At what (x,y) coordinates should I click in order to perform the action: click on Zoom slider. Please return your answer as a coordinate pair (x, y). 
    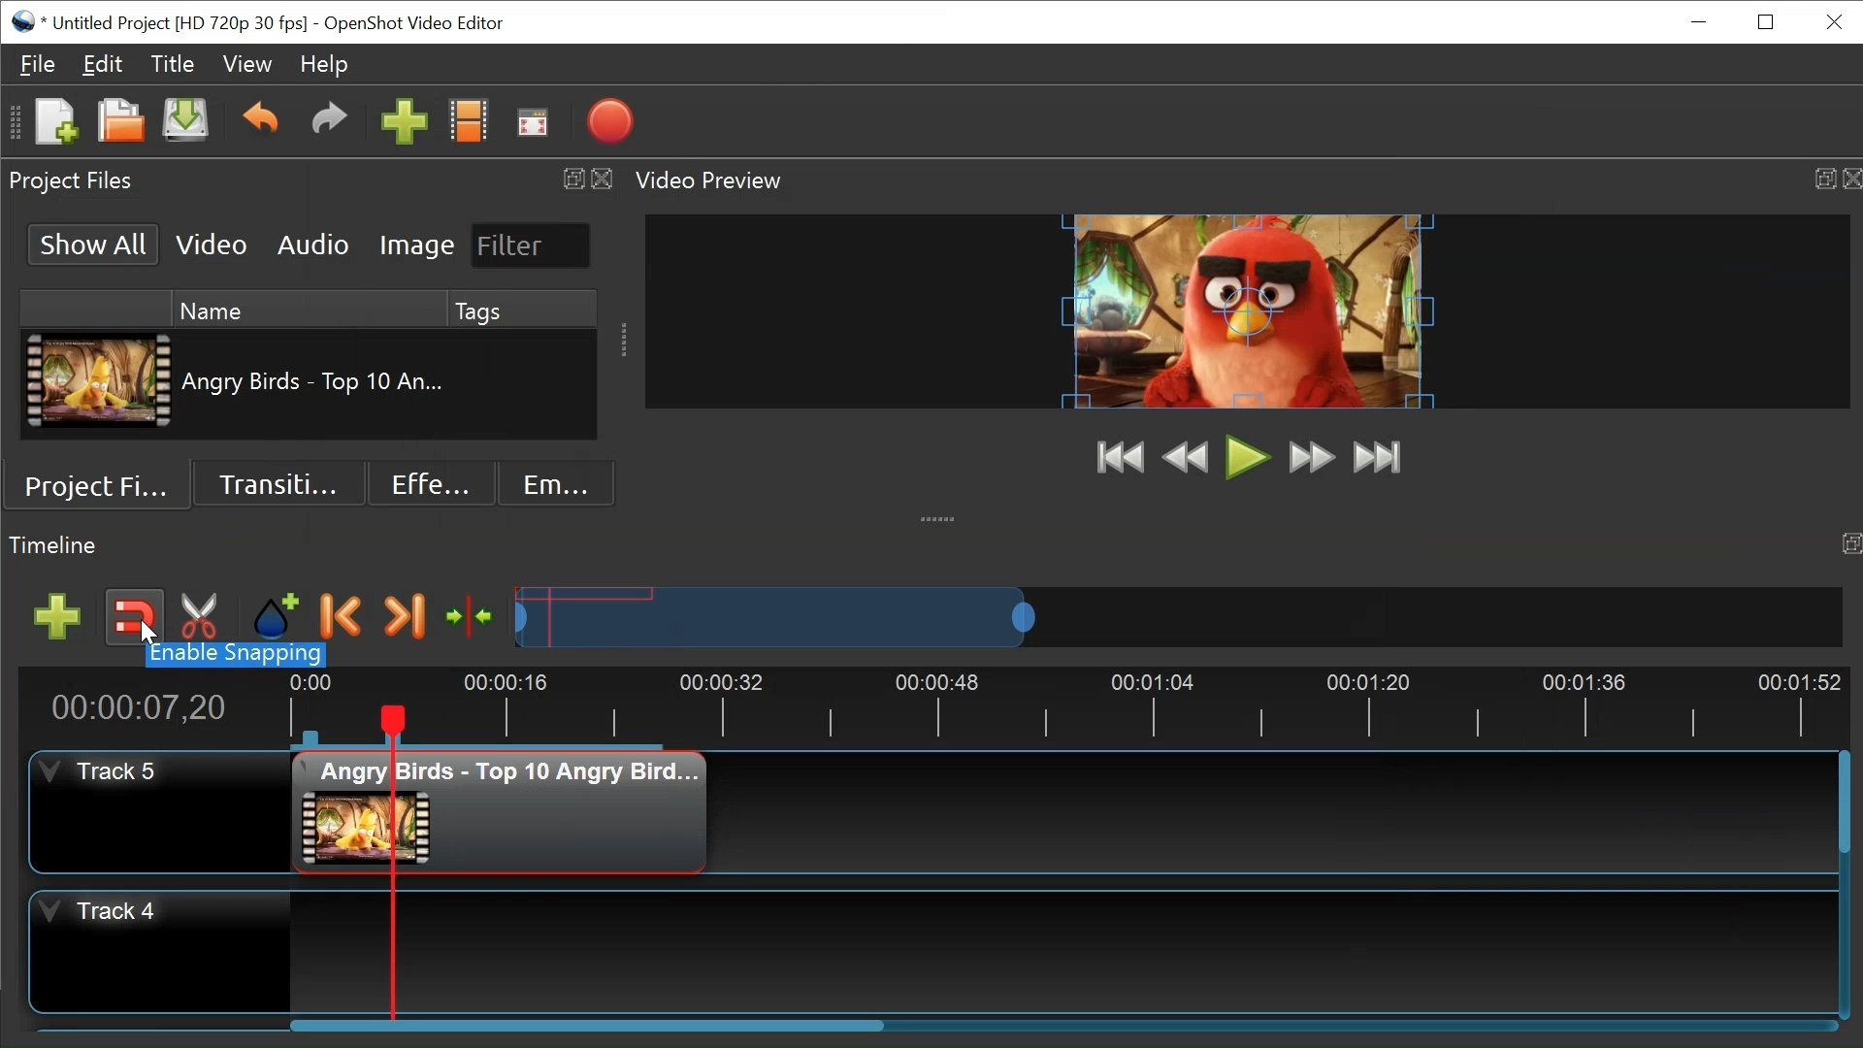
    Looking at the image, I should click on (1178, 617).